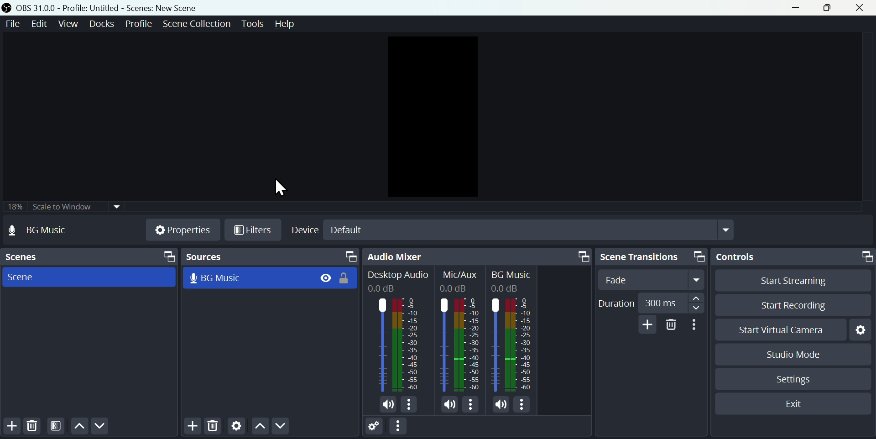 This screenshot has height=439, width=876. Describe the element at coordinates (282, 188) in the screenshot. I see `Cursor` at that location.